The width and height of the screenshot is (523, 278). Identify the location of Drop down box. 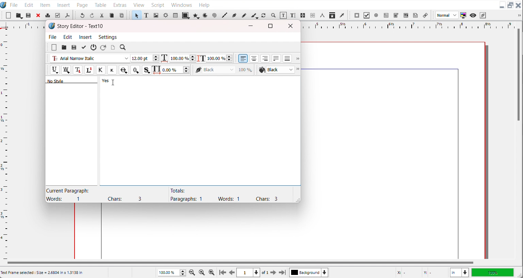
(299, 70).